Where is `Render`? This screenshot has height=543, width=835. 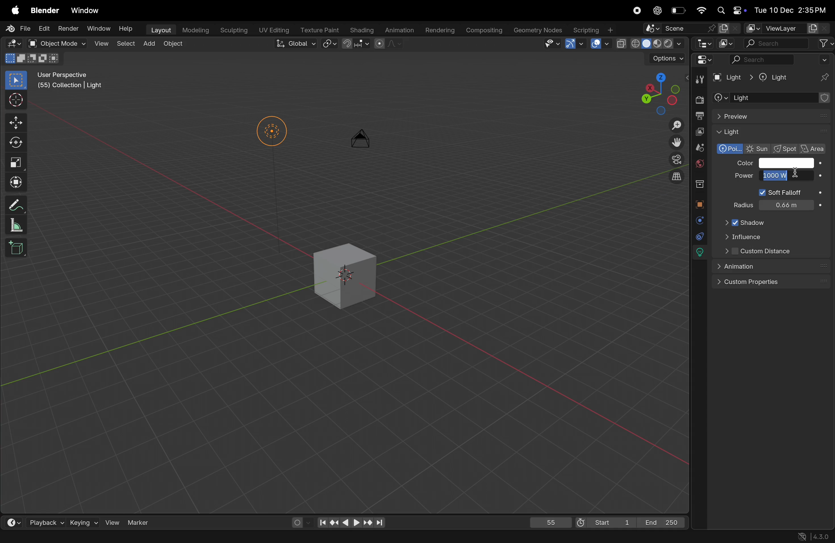 Render is located at coordinates (67, 28).